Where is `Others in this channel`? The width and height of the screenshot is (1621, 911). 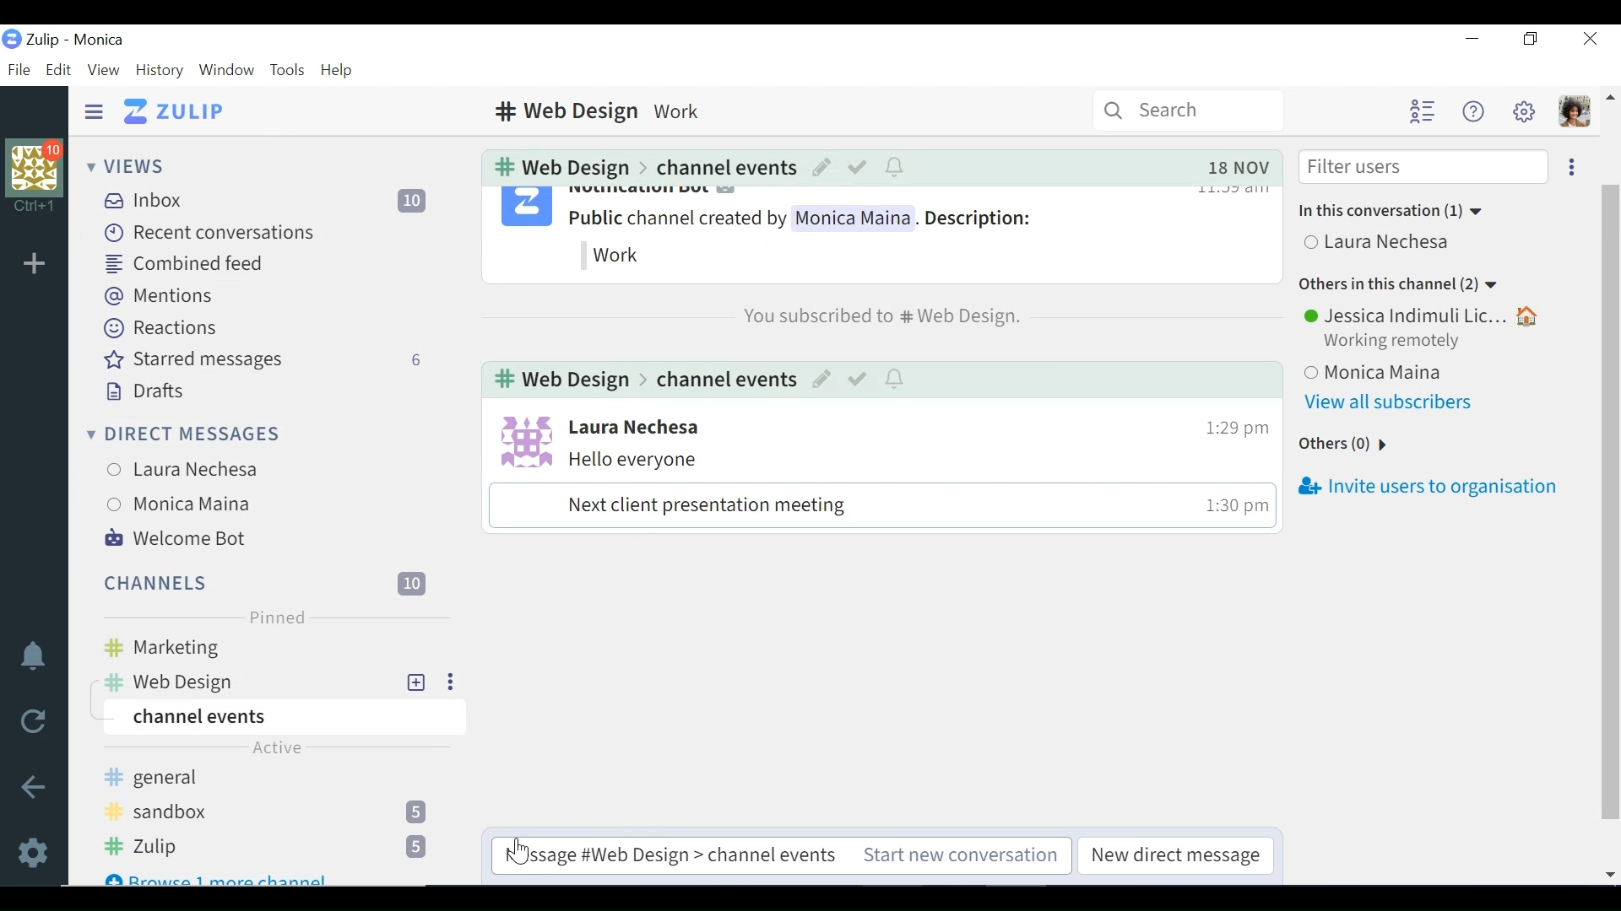
Others in this channel is located at coordinates (1399, 286).